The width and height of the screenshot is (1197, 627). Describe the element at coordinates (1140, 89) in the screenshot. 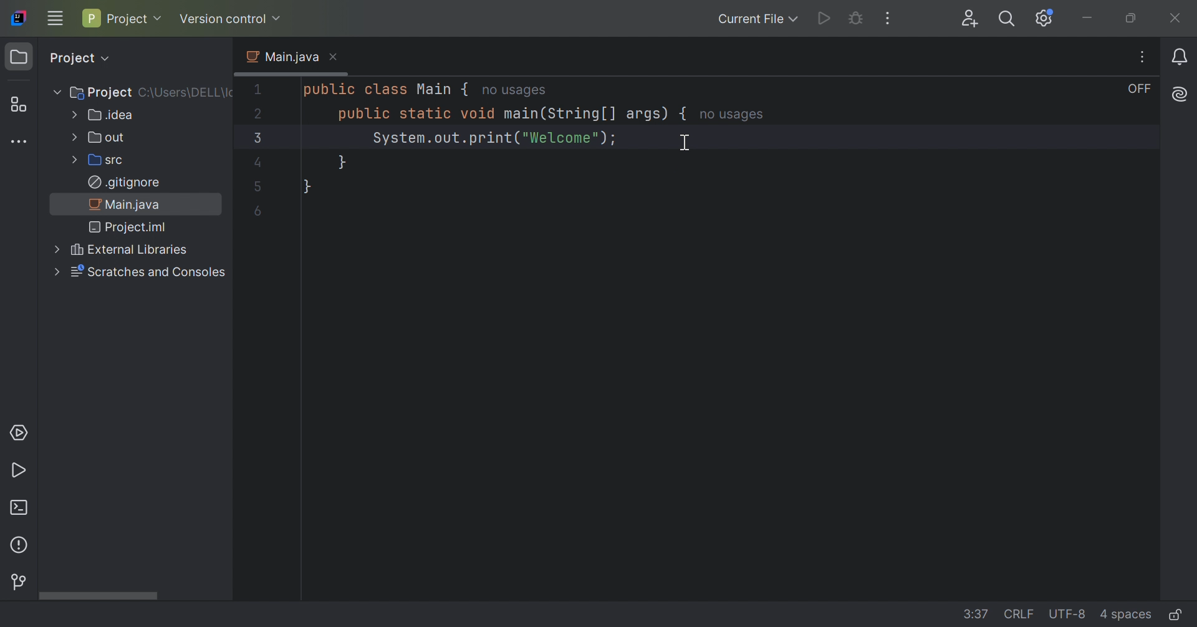

I see `OFF` at that location.